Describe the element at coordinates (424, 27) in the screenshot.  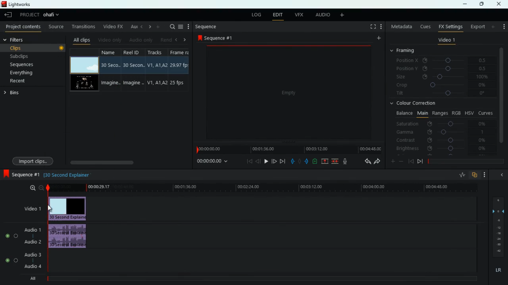
I see `cues` at that location.